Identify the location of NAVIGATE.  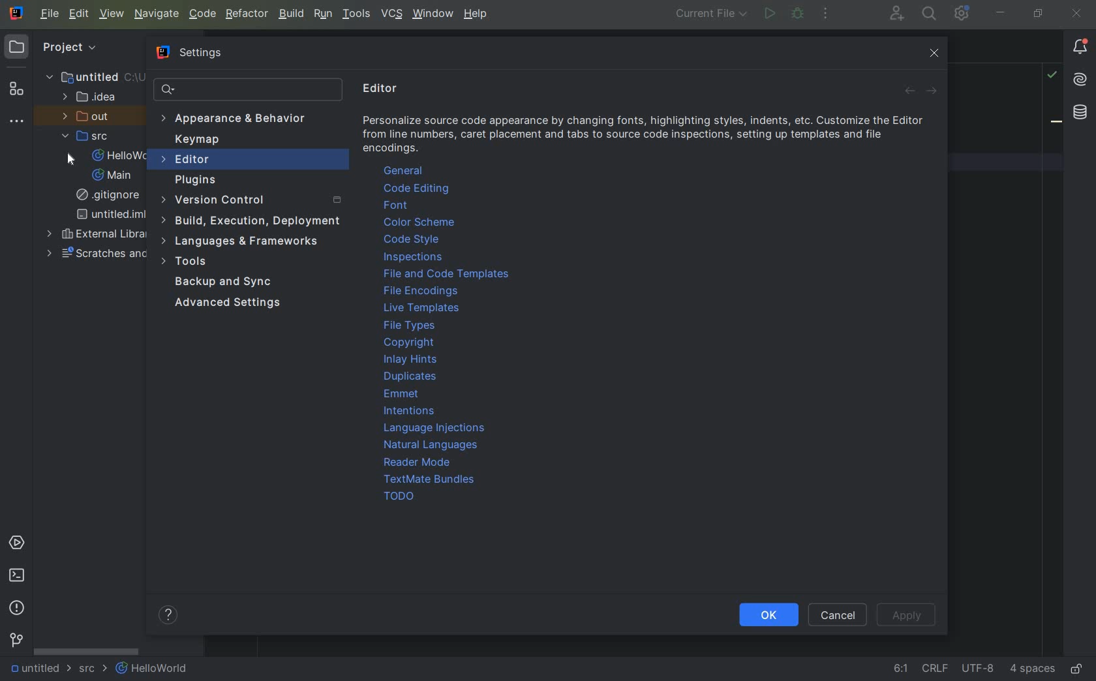
(156, 13).